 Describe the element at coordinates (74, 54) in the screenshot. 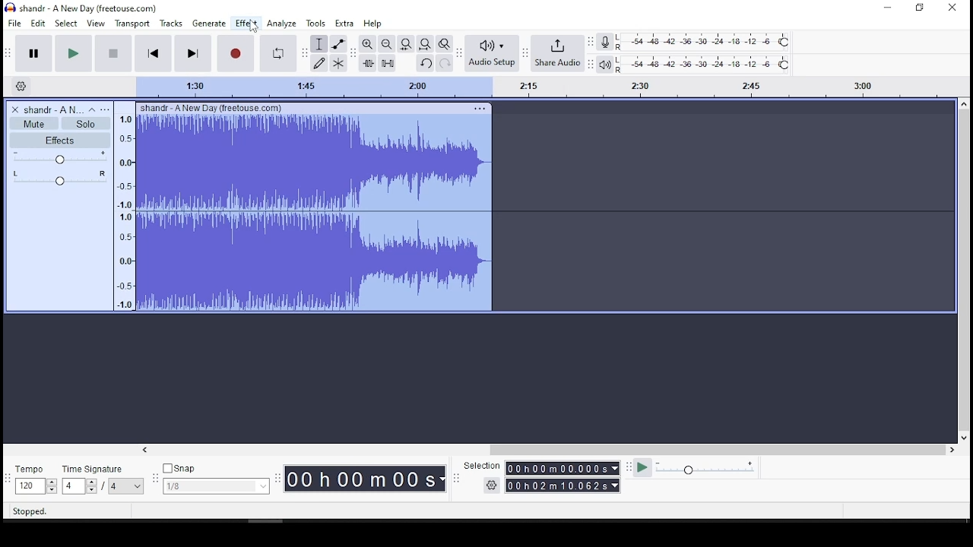

I see `play` at that location.